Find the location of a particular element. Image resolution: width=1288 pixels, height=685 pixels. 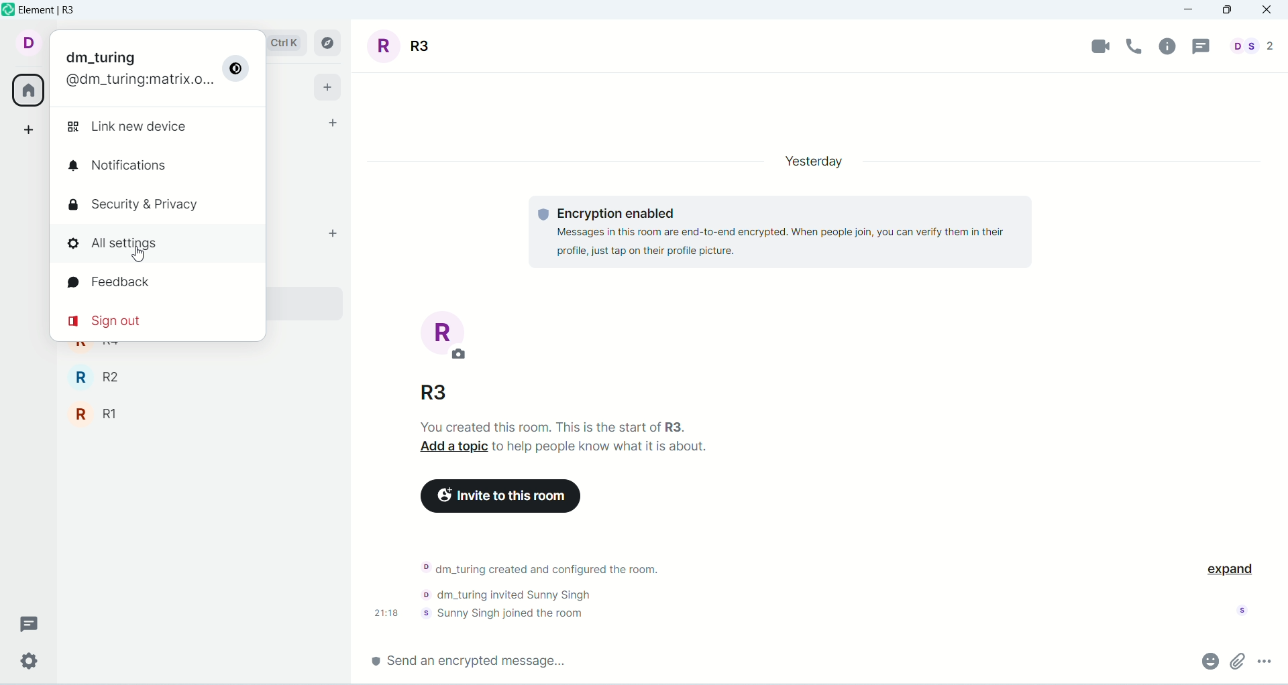

maximize is located at coordinates (1227, 11).